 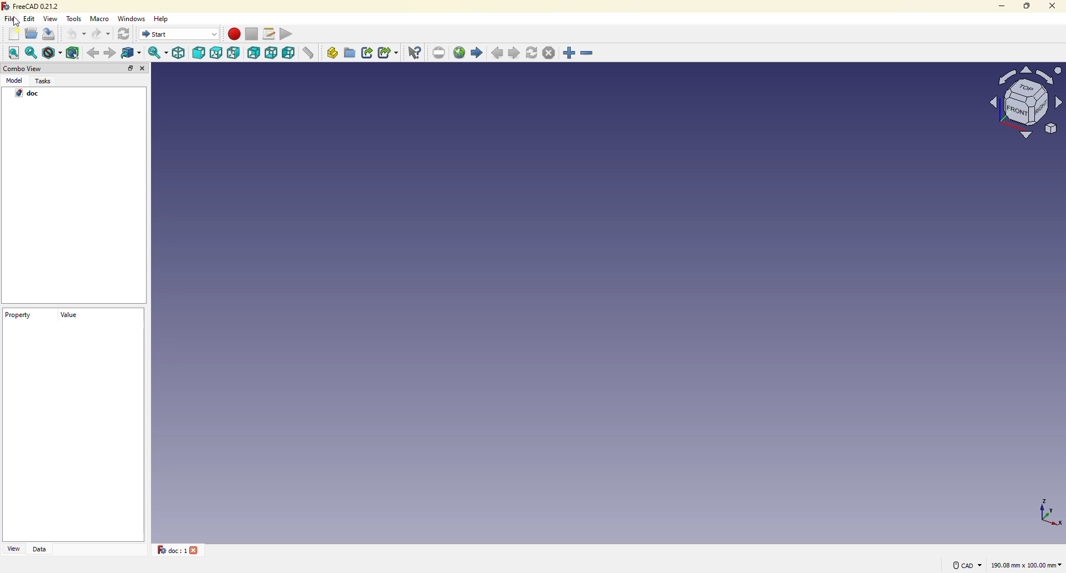 What do you see at coordinates (110, 53) in the screenshot?
I see `forward` at bounding box center [110, 53].